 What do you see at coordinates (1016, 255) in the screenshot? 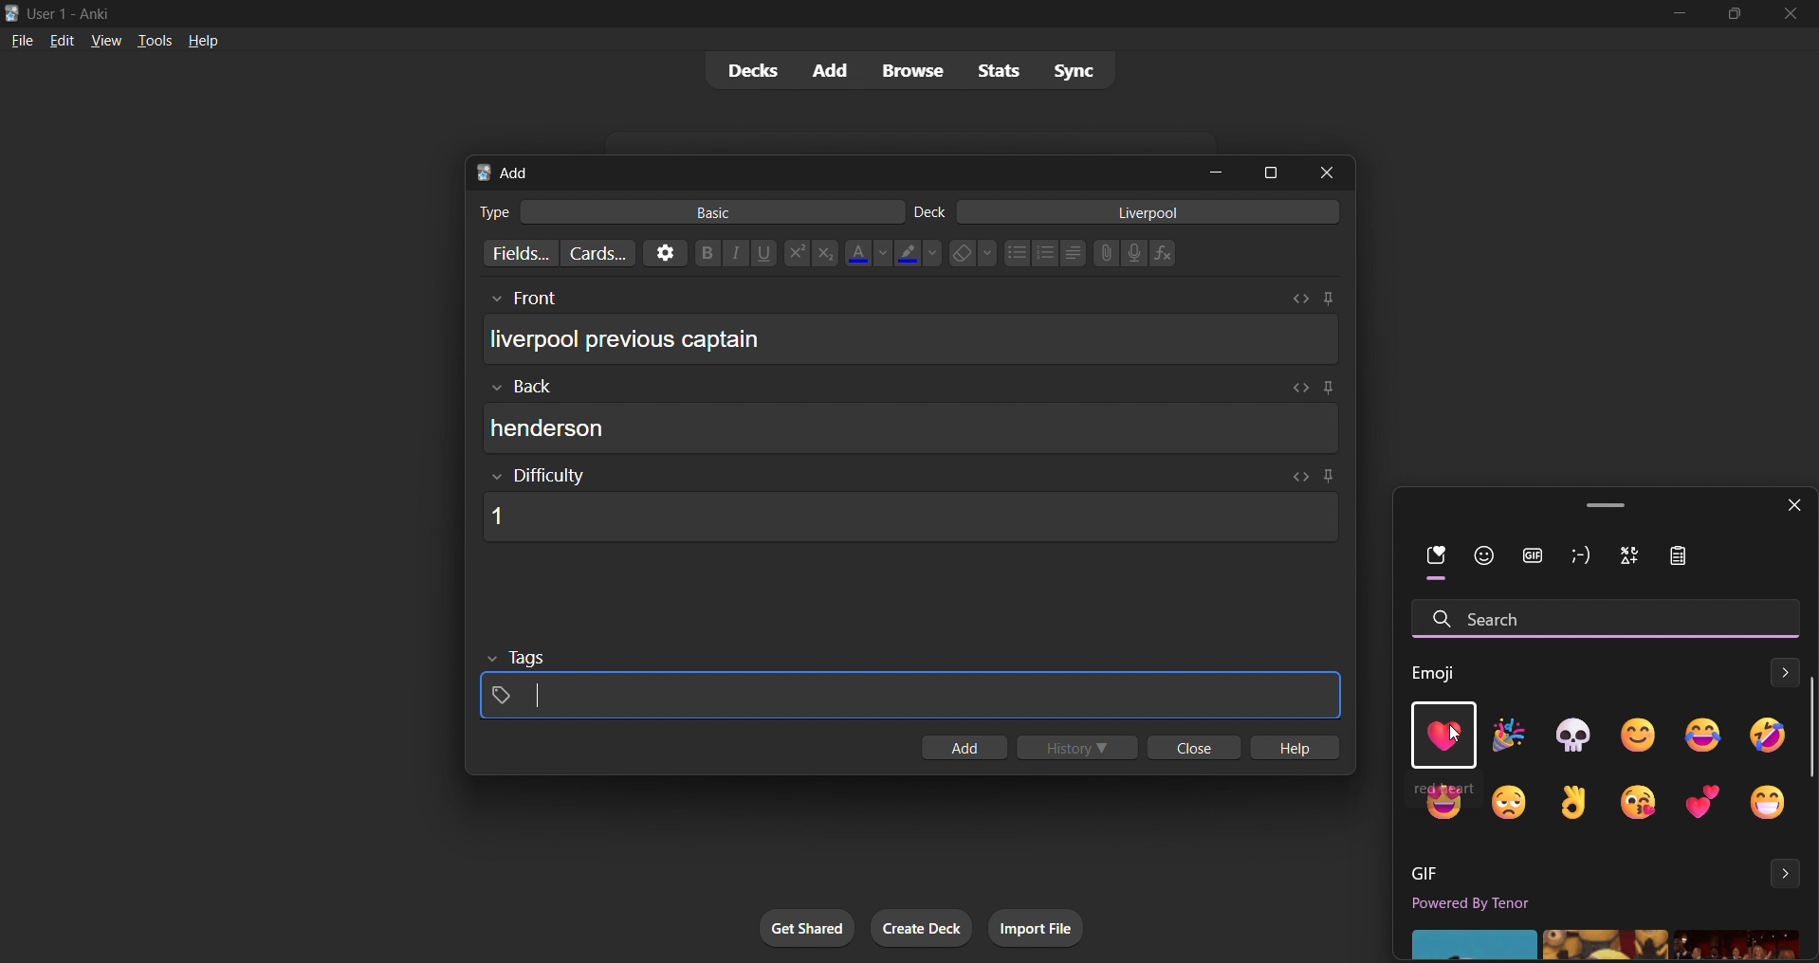
I see `dotted list` at bounding box center [1016, 255].